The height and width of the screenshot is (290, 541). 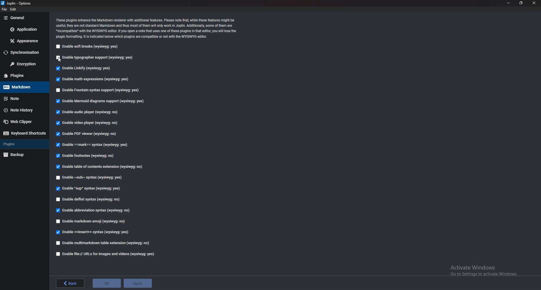 What do you see at coordinates (138, 284) in the screenshot?
I see `apply` at bounding box center [138, 284].